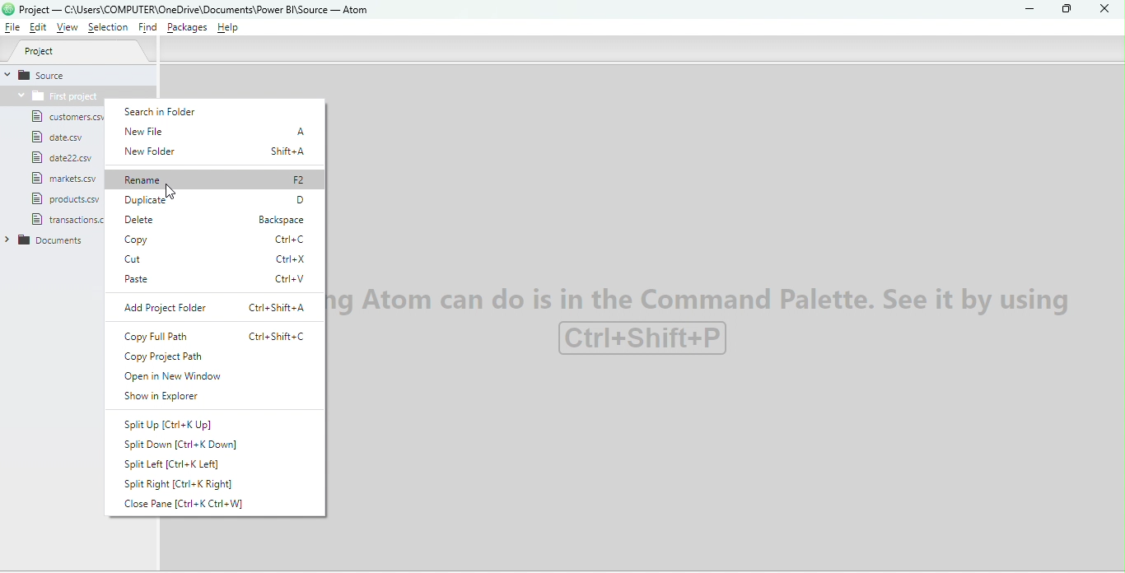  What do you see at coordinates (175, 398) in the screenshot?
I see `Show in explorer` at bounding box center [175, 398].